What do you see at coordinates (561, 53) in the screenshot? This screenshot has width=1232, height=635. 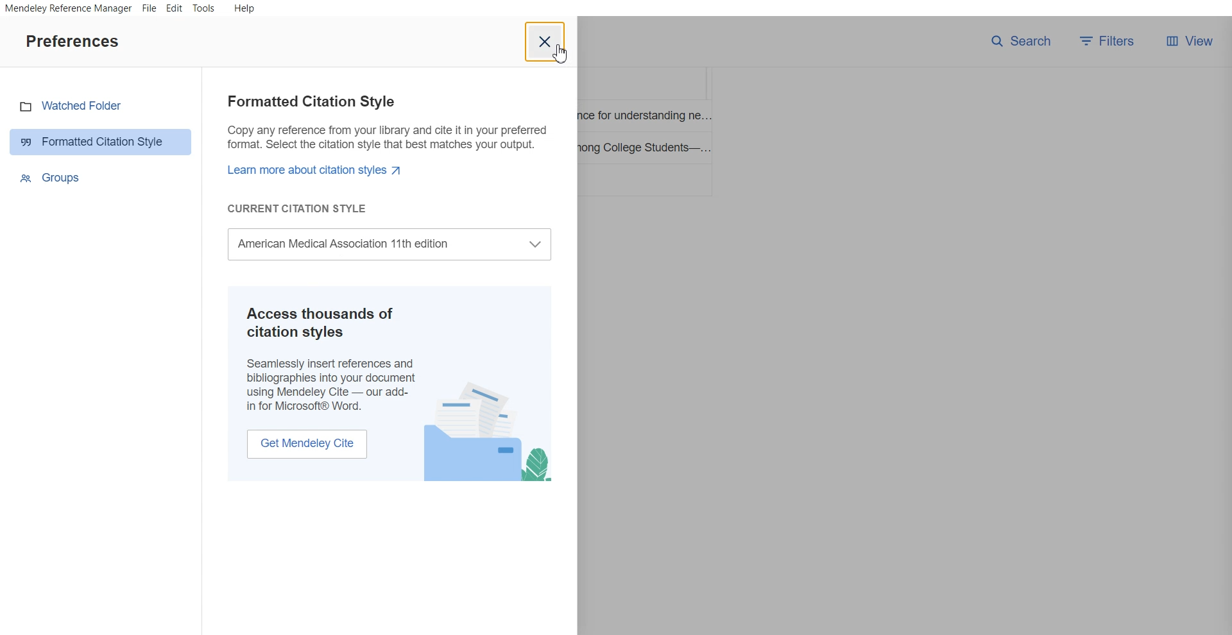 I see `Cursor` at bounding box center [561, 53].